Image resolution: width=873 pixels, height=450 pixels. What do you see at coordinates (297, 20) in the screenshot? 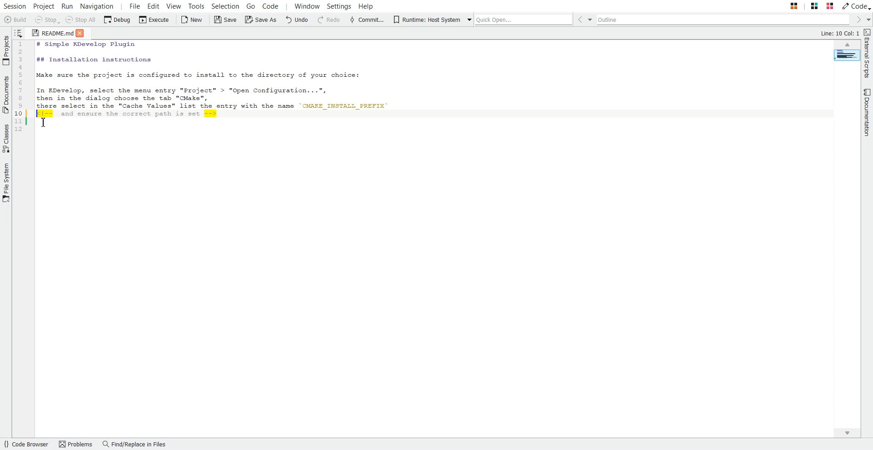
I see `Undo` at bounding box center [297, 20].